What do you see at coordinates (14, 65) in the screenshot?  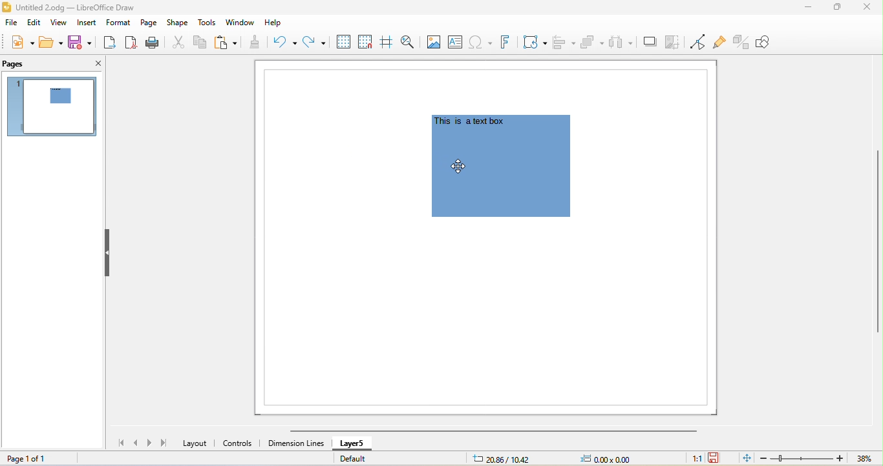 I see `pages` at bounding box center [14, 65].